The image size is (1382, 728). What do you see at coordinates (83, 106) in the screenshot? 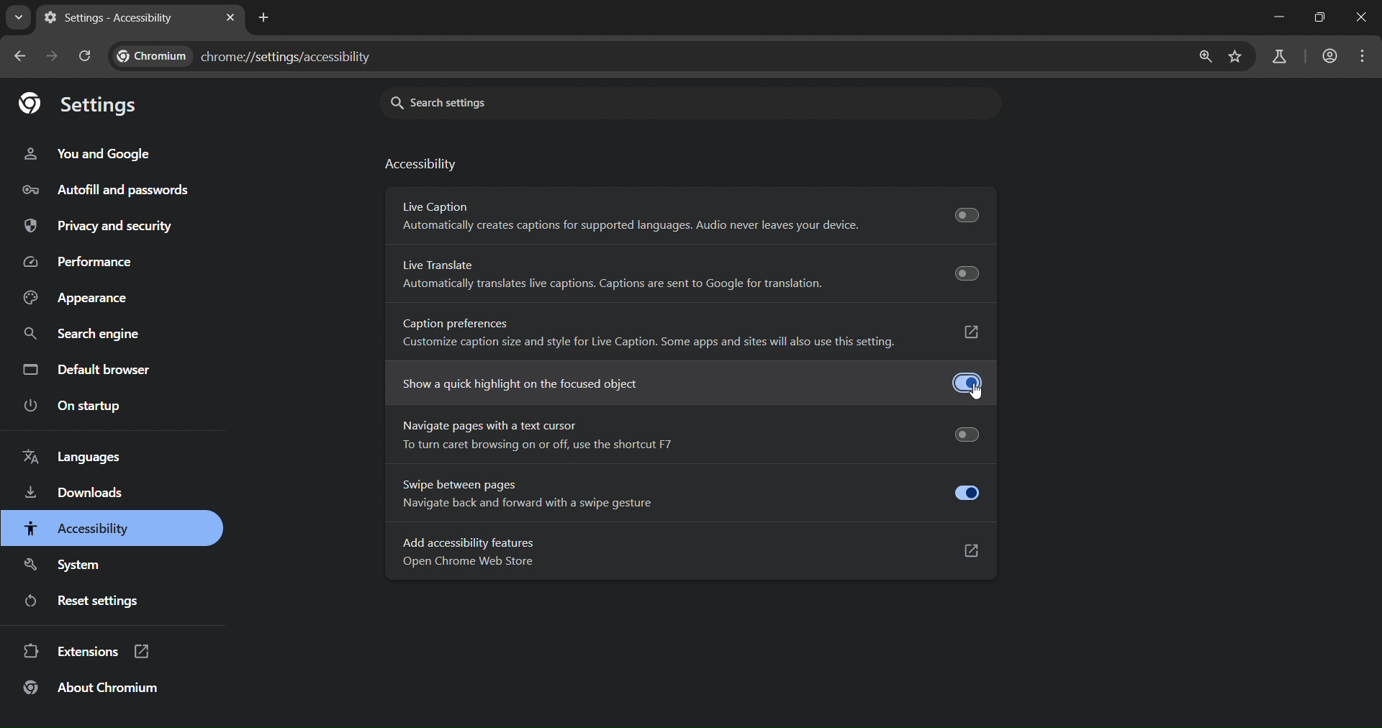
I see `settings` at bounding box center [83, 106].